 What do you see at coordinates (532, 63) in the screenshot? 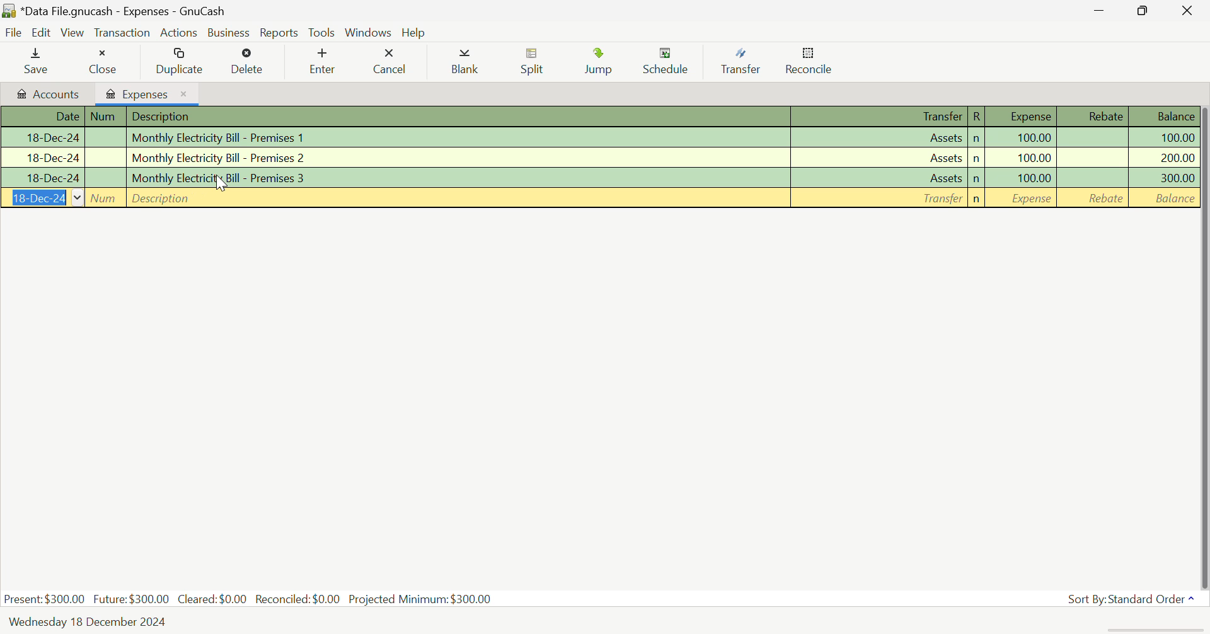
I see `Split` at bounding box center [532, 63].